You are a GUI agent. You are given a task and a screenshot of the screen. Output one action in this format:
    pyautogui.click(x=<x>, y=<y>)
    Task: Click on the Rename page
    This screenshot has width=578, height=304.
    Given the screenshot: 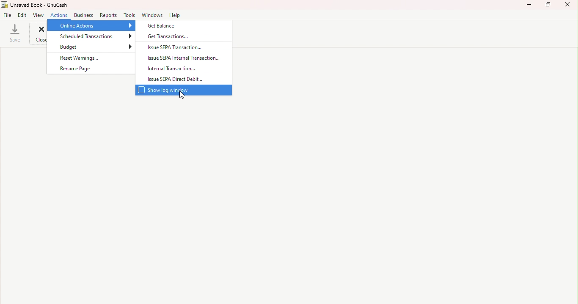 What is the action you would take?
    pyautogui.click(x=89, y=69)
    